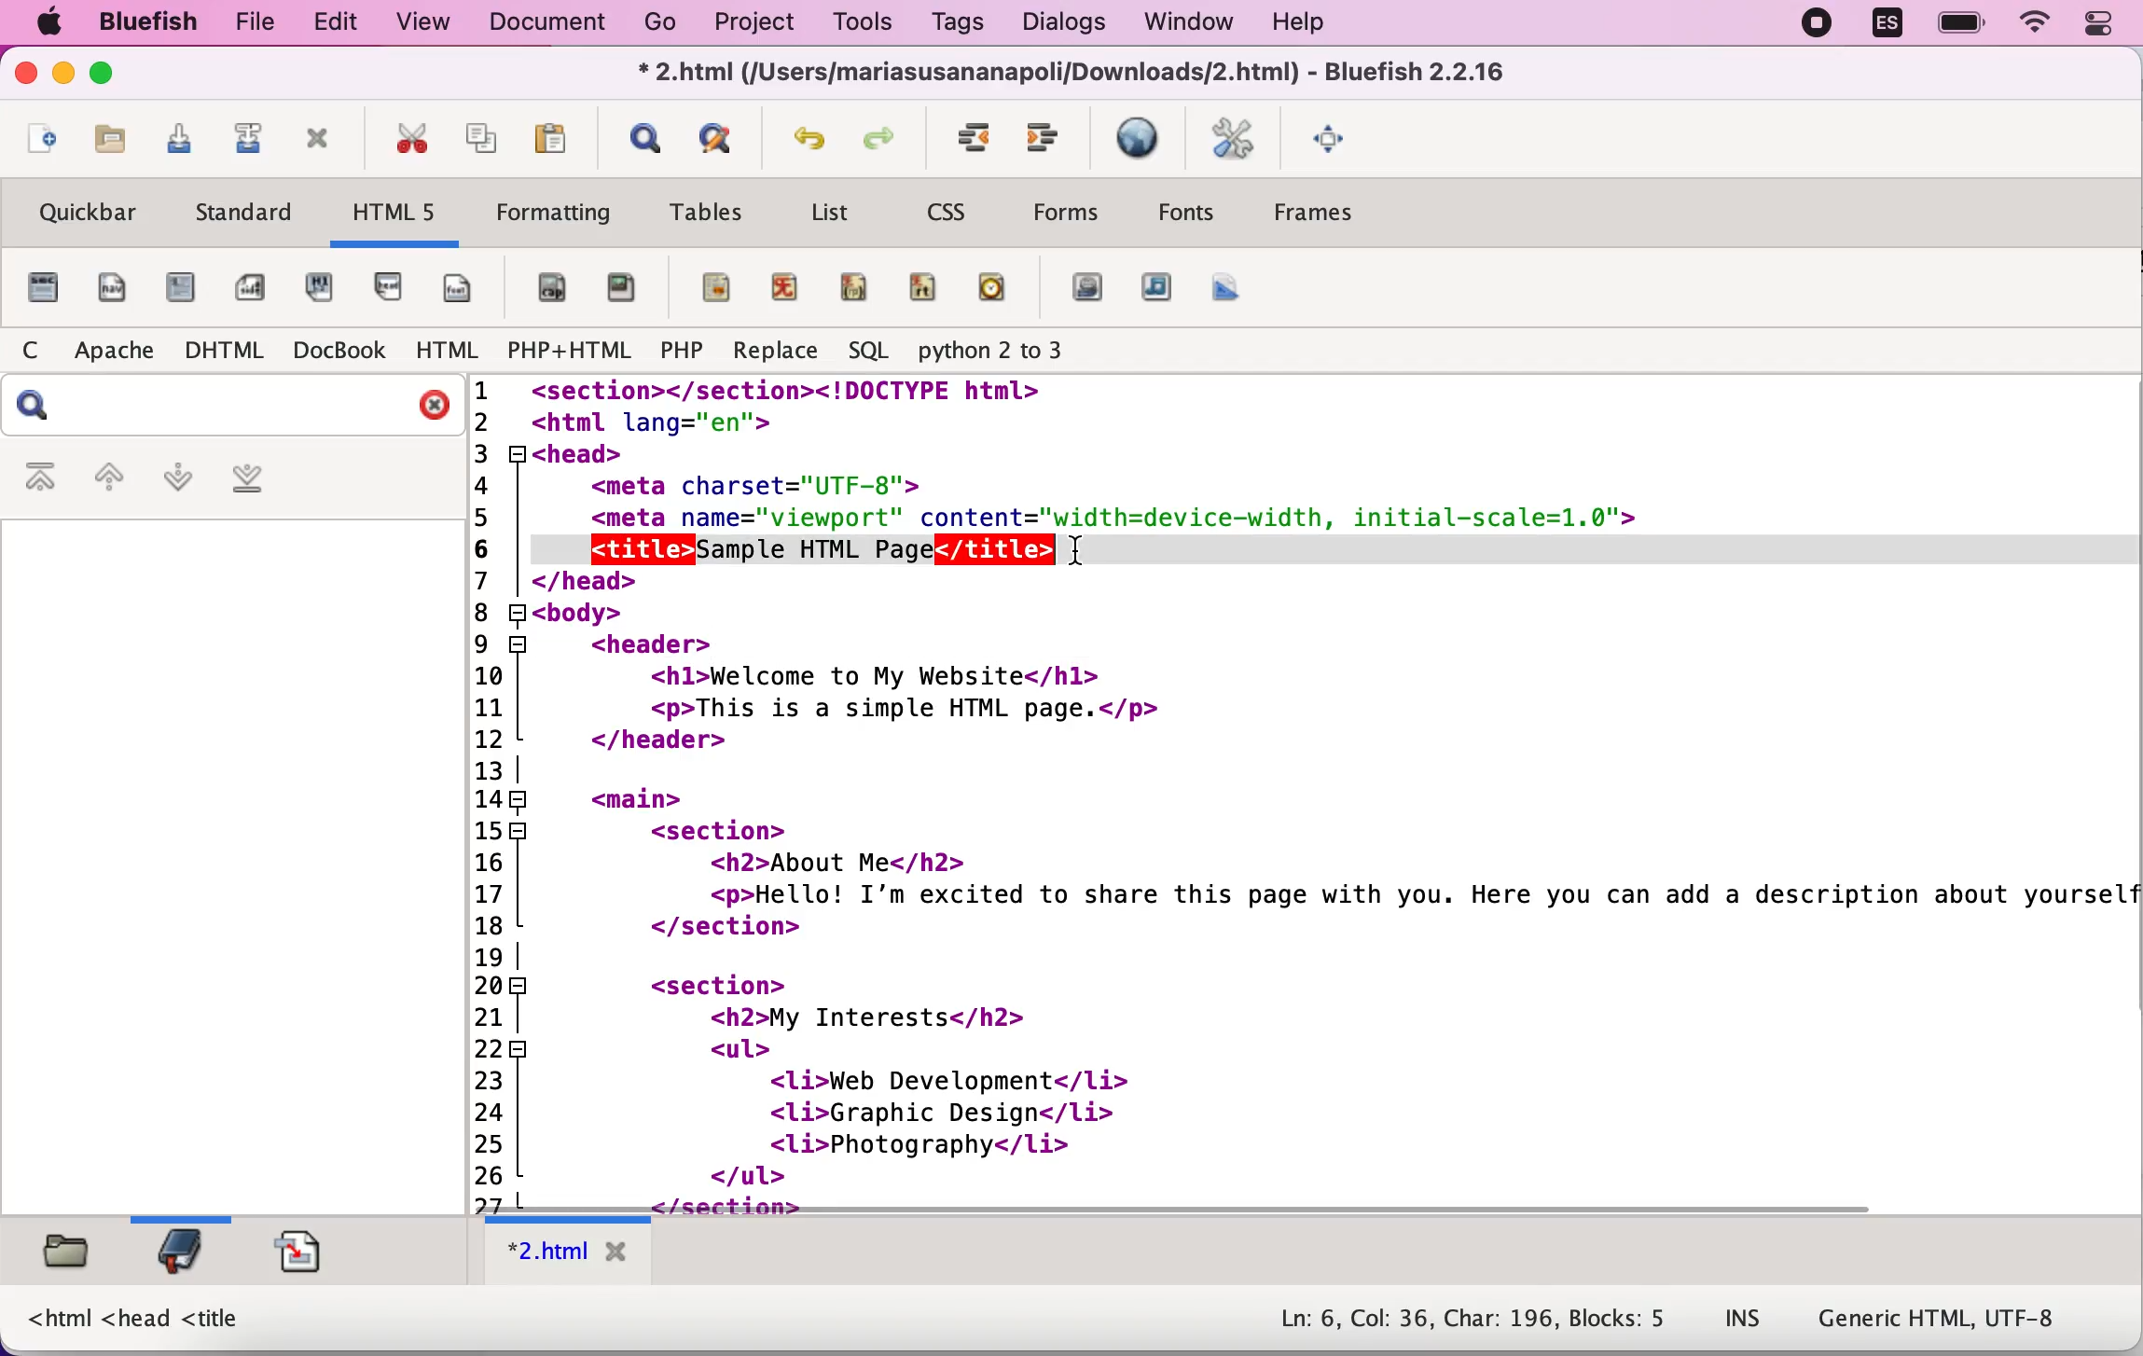 The height and width of the screenshot is (1356, 2143). I want to click on file, so click(42, 288).